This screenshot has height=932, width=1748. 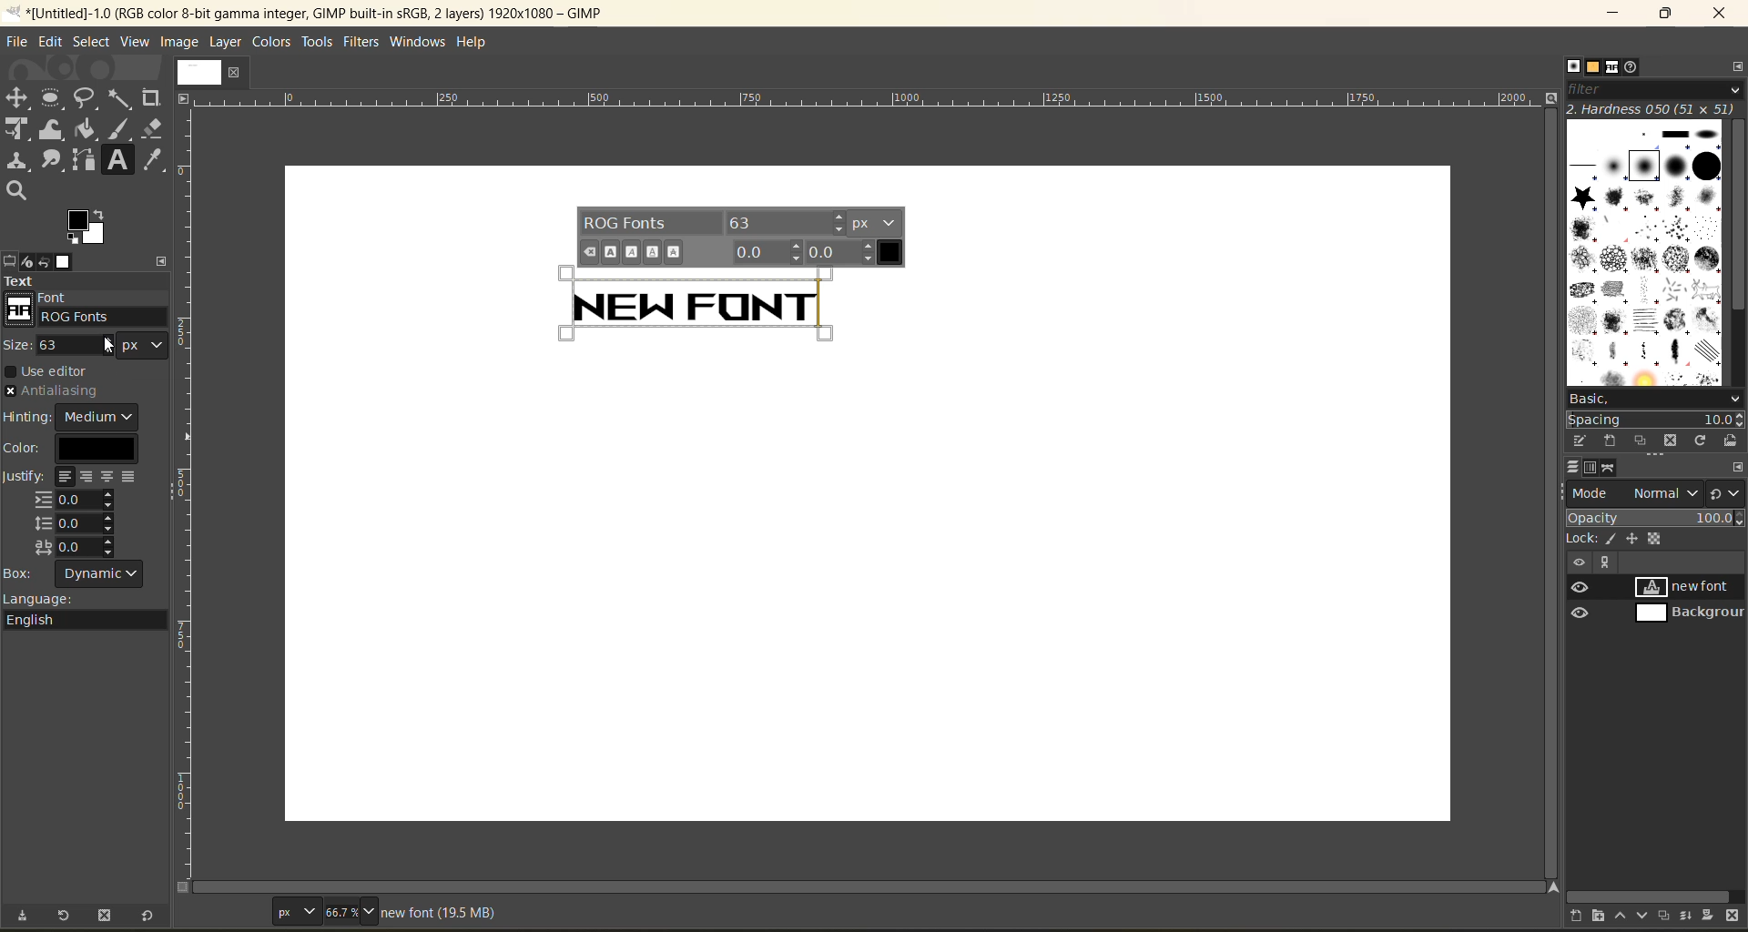 I want to click on basic, so click(x=1656, y=400).